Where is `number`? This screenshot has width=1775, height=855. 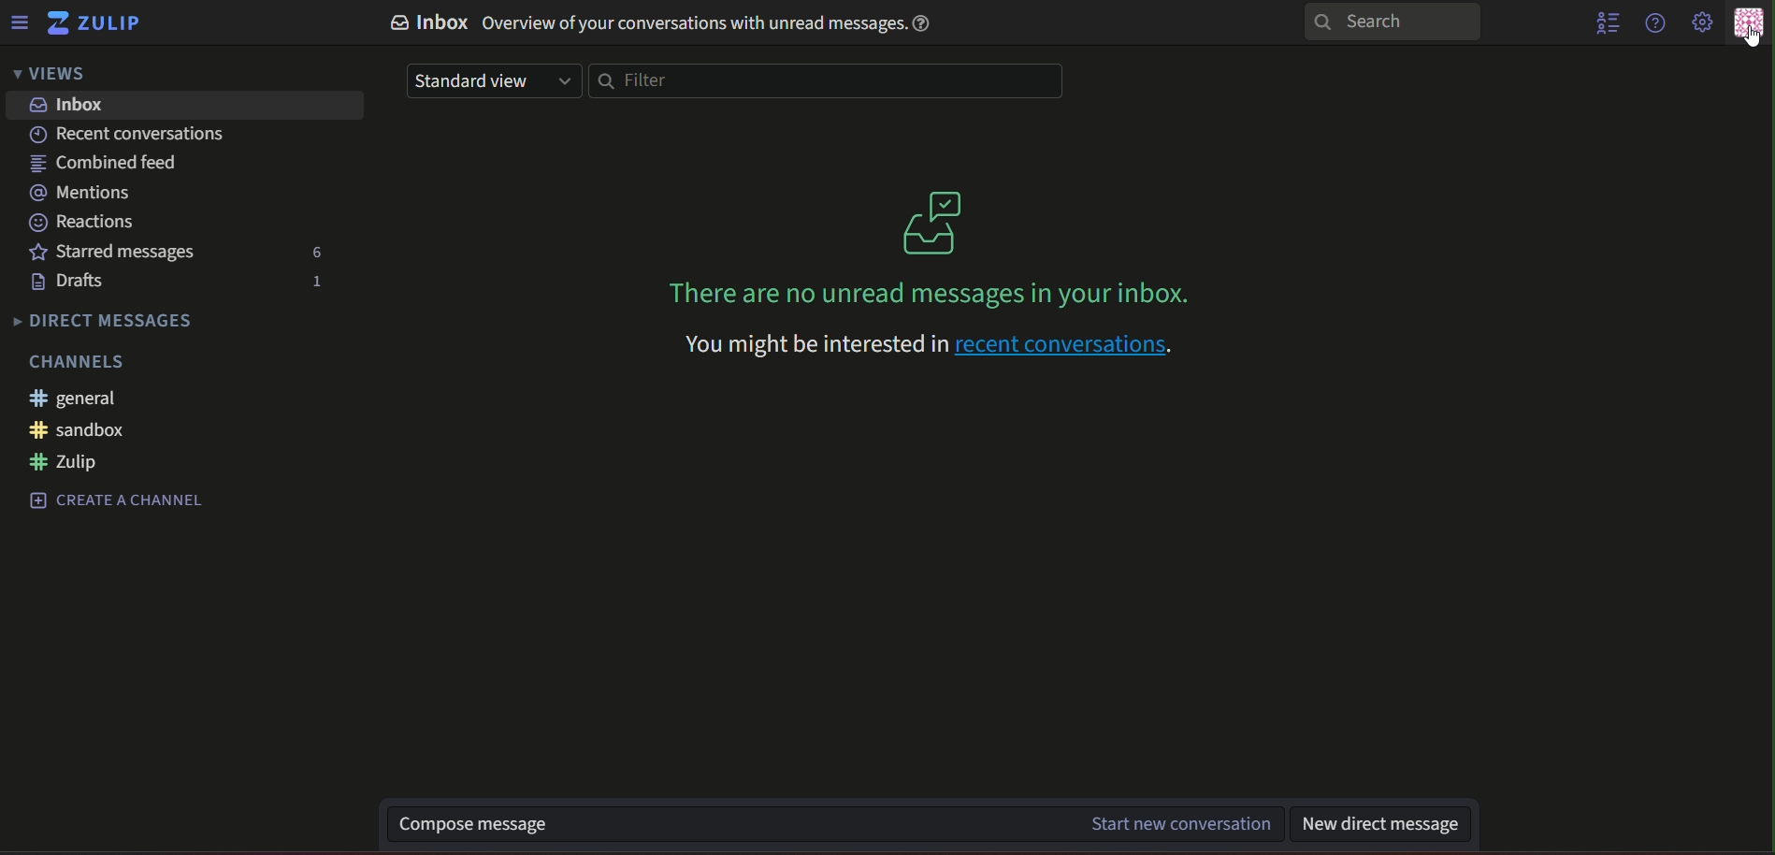 number is located at coordinates (322, 282).